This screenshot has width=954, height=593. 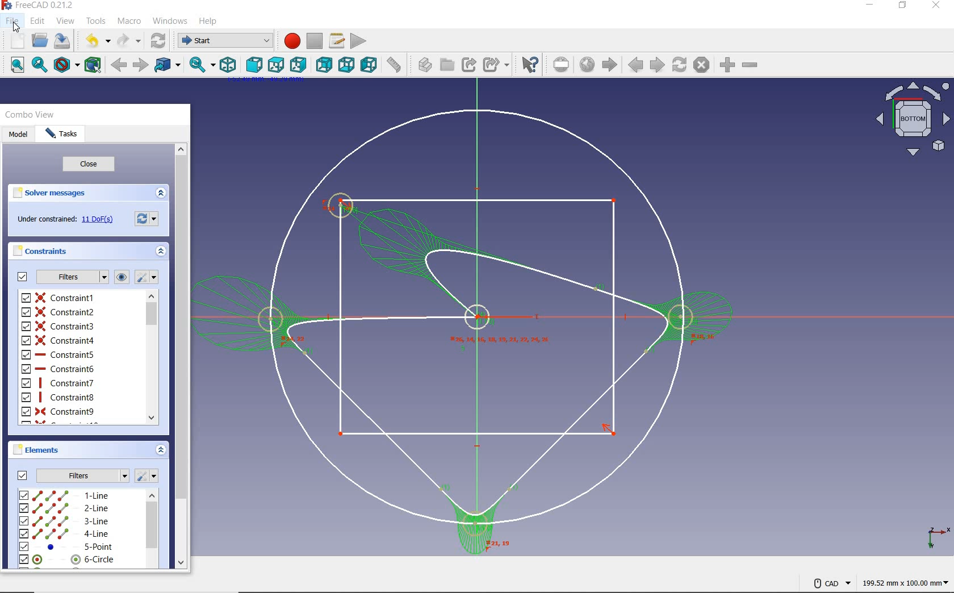 I want to click on 1-line, so click(x=65, y=495).